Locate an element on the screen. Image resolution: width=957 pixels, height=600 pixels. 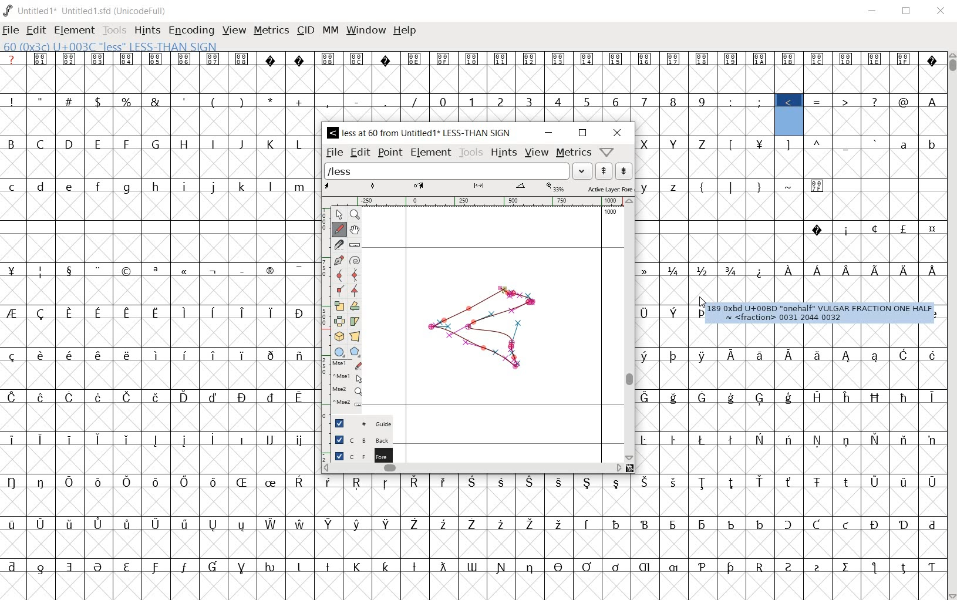
Untitled1 Untitled1.sfd (UnicodeFull) is located at coordinates (86, 11).